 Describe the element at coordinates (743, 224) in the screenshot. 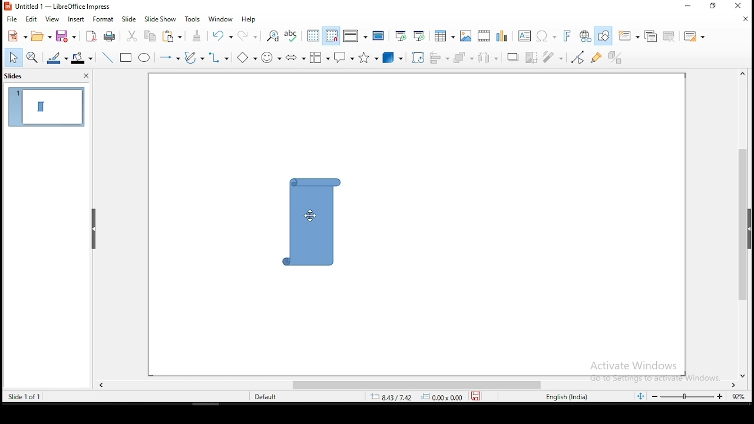

I see `scroll bar` at that location.